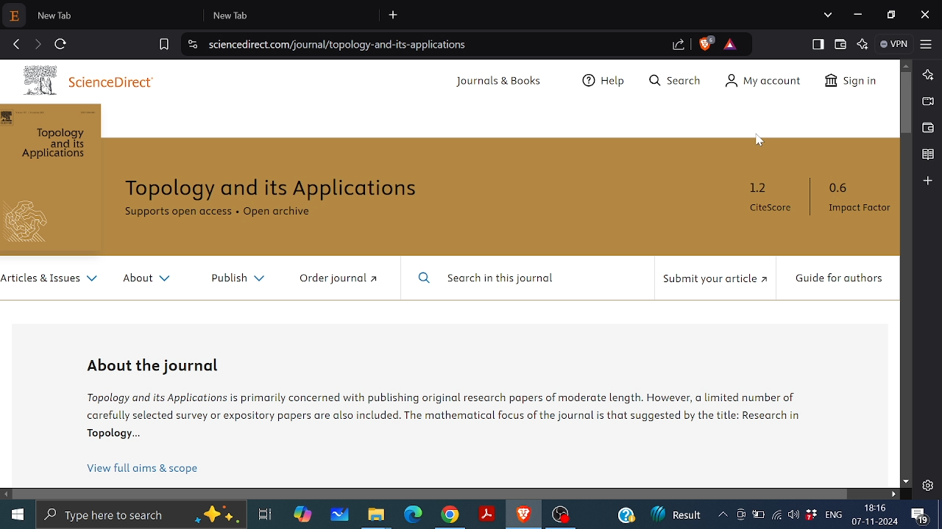 Image resolution: width=942 pixels, height=529 pixels. Describe the element at coordinates (487, 512) in the screenshot. I see `Adobe reader` at that location.